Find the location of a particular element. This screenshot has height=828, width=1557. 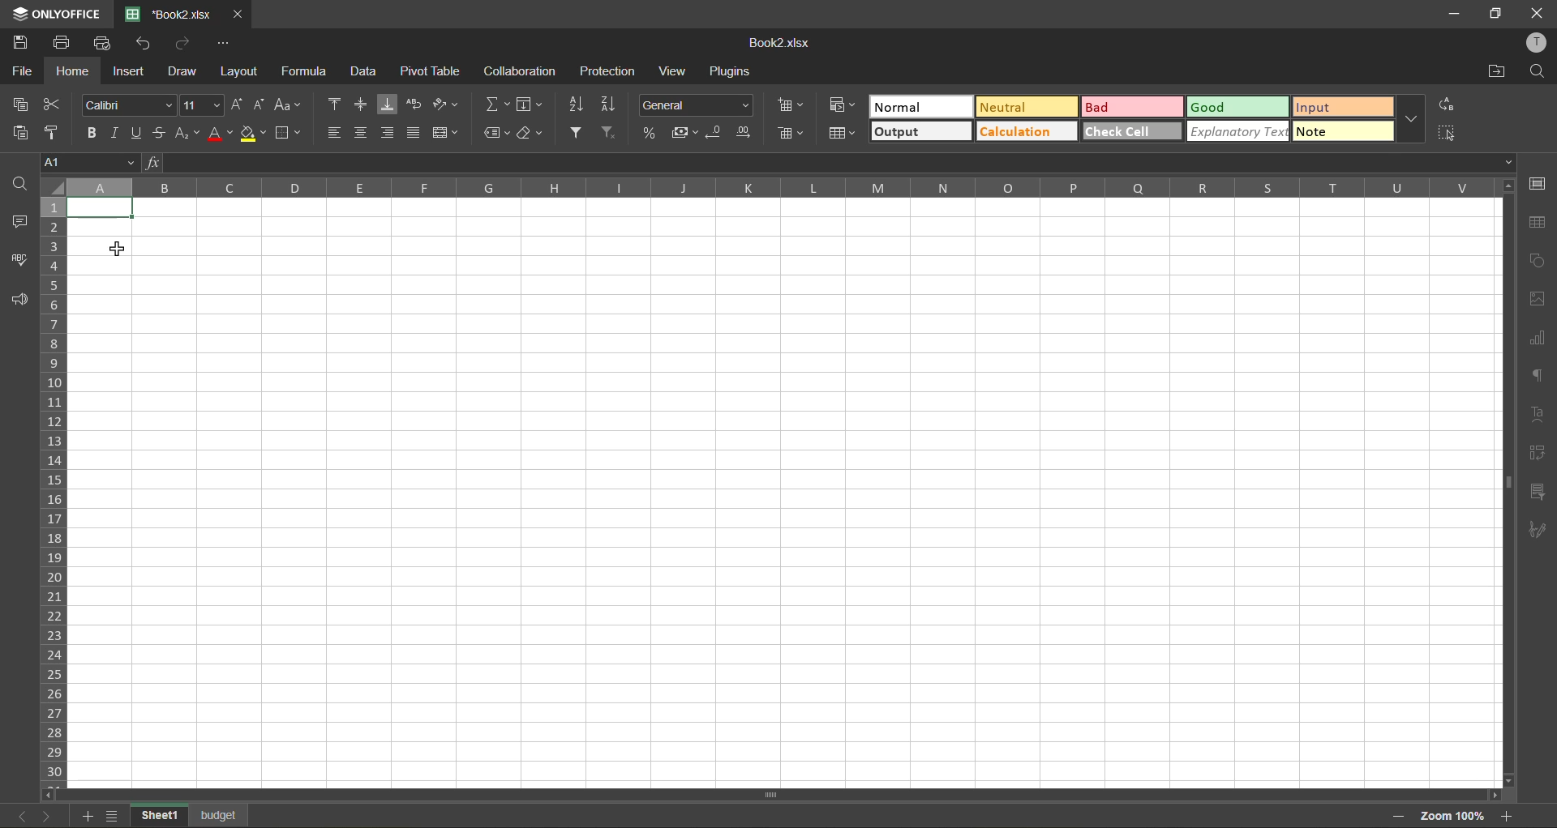

decrease decimal is located at coordinates (714, 133).